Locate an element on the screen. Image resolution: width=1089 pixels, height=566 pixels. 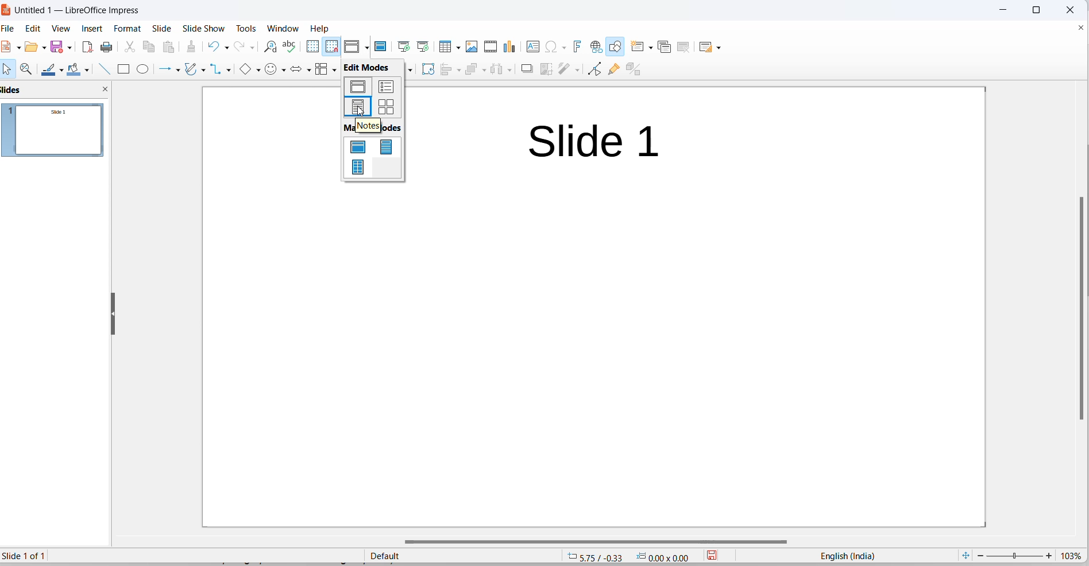
find and replace is located at coordinates (270, 47).